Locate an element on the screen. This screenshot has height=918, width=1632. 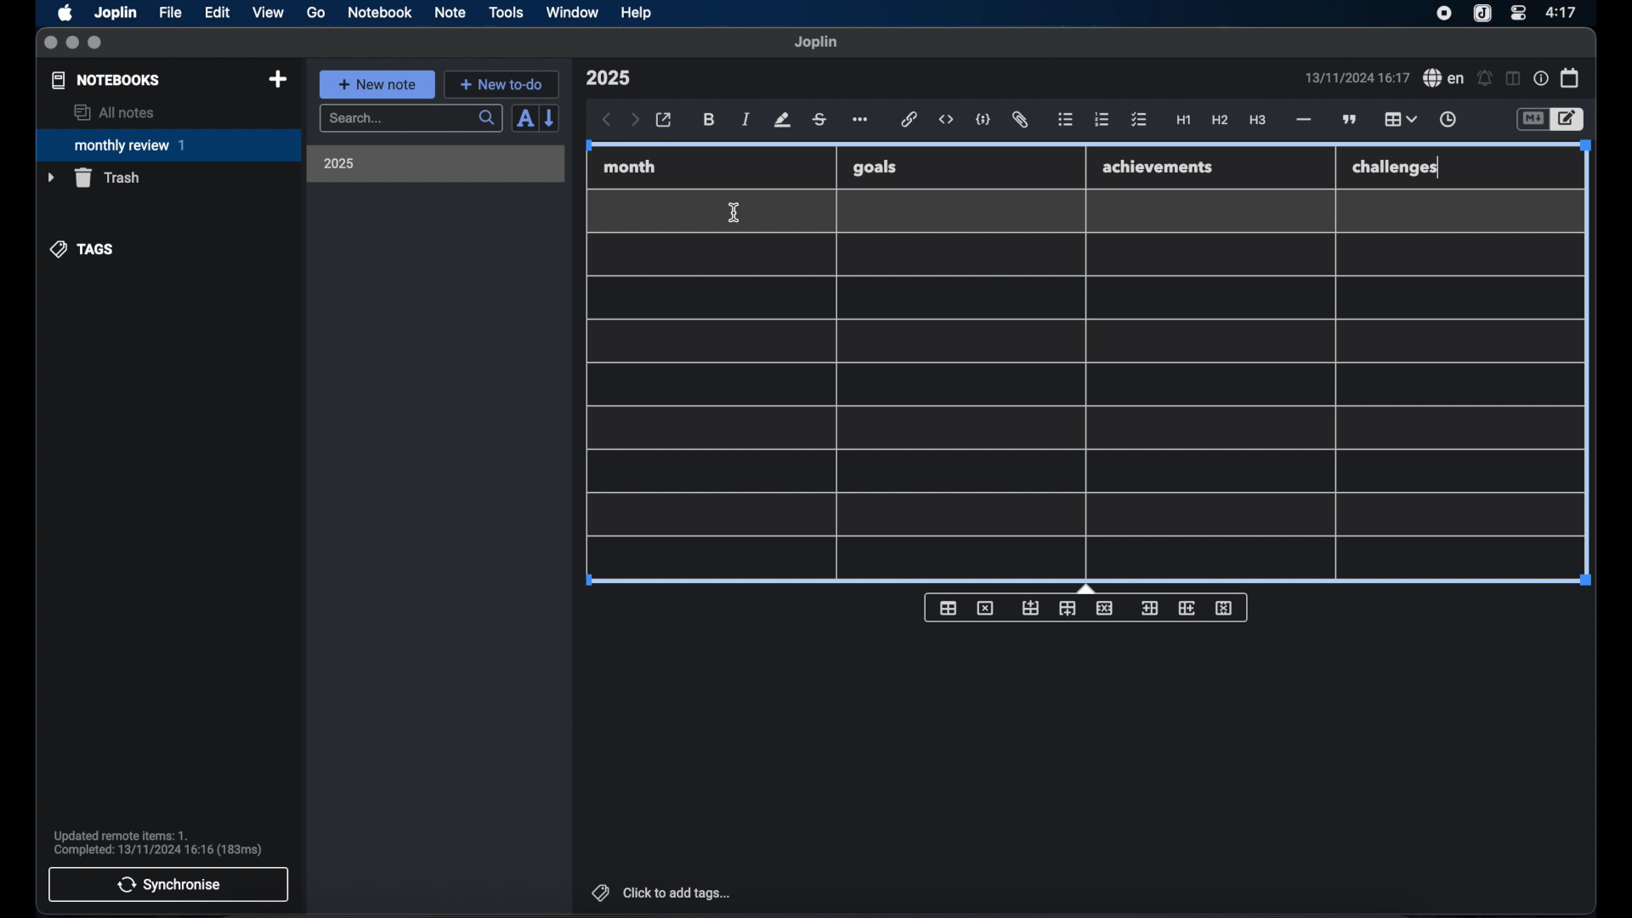
window is located at coordinates (573, 12).